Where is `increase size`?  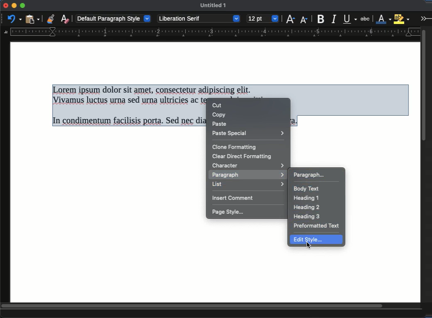 increase size is located at coordinates (290, 19).